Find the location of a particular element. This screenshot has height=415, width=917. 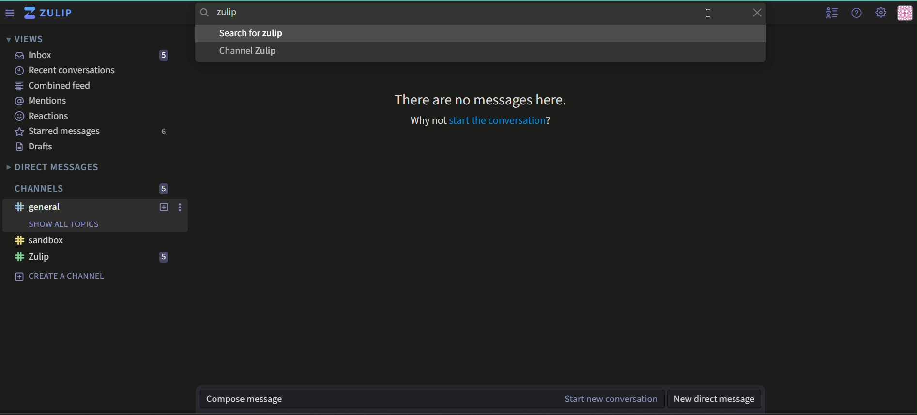

textbox is located at coordinates (433, 399).